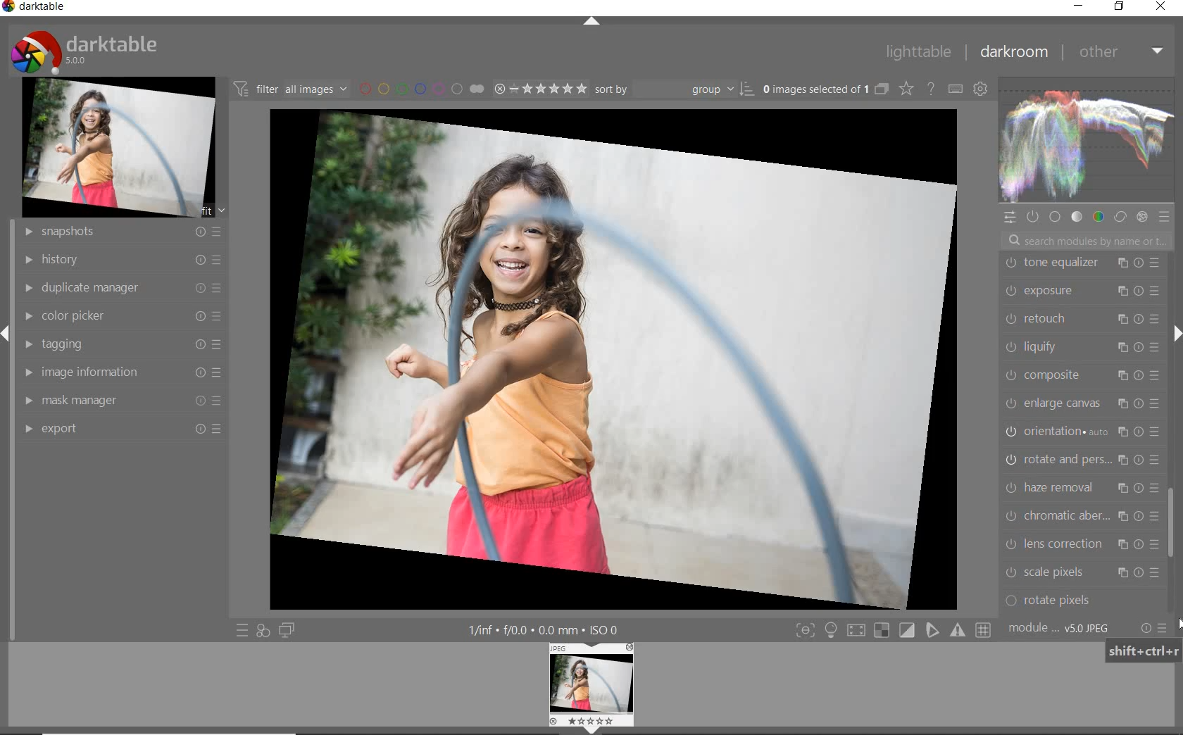 The height and width of the screenshot is (735, 1183). Describe the element at coordinates (1121, 6) in the screenshot. I see `restore` at that location.